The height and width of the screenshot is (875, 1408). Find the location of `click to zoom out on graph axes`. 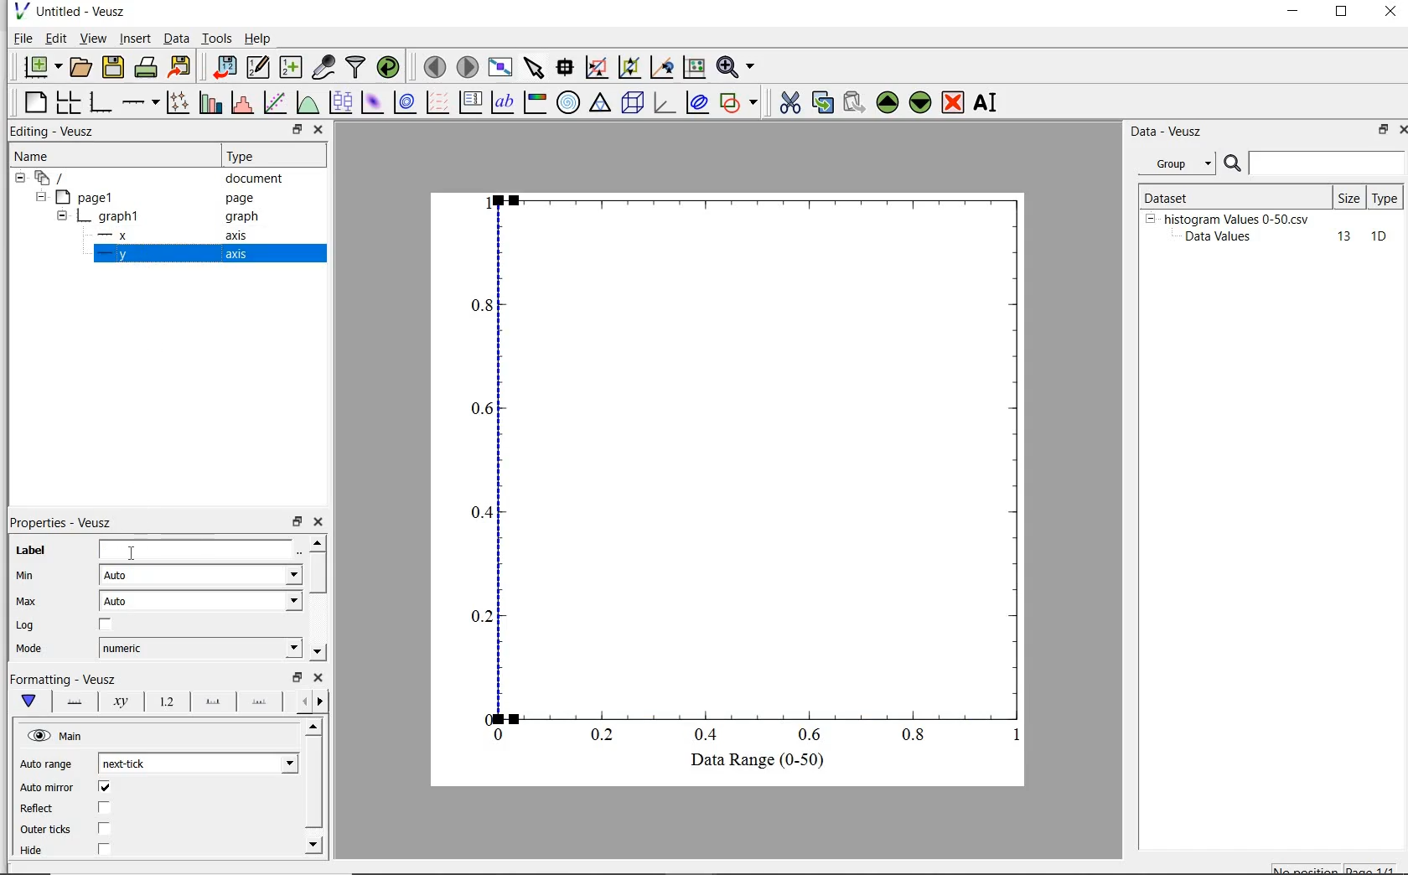

click to zoom out on graph axes is located at coordinates (661, 67).